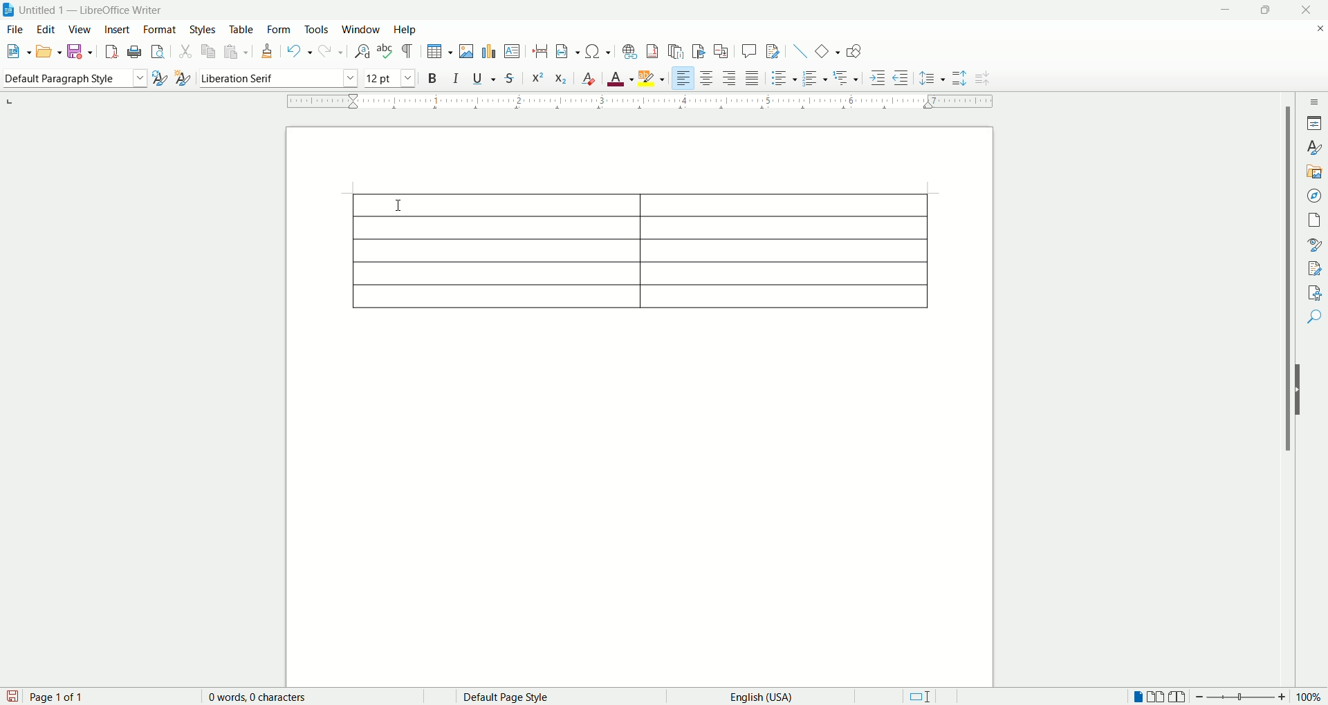 The height and width of the screenshot is (705, 1328). What do you see at coordinates (12, 697) in the screenshot?
I see `save` at bounding box center [12, 697].